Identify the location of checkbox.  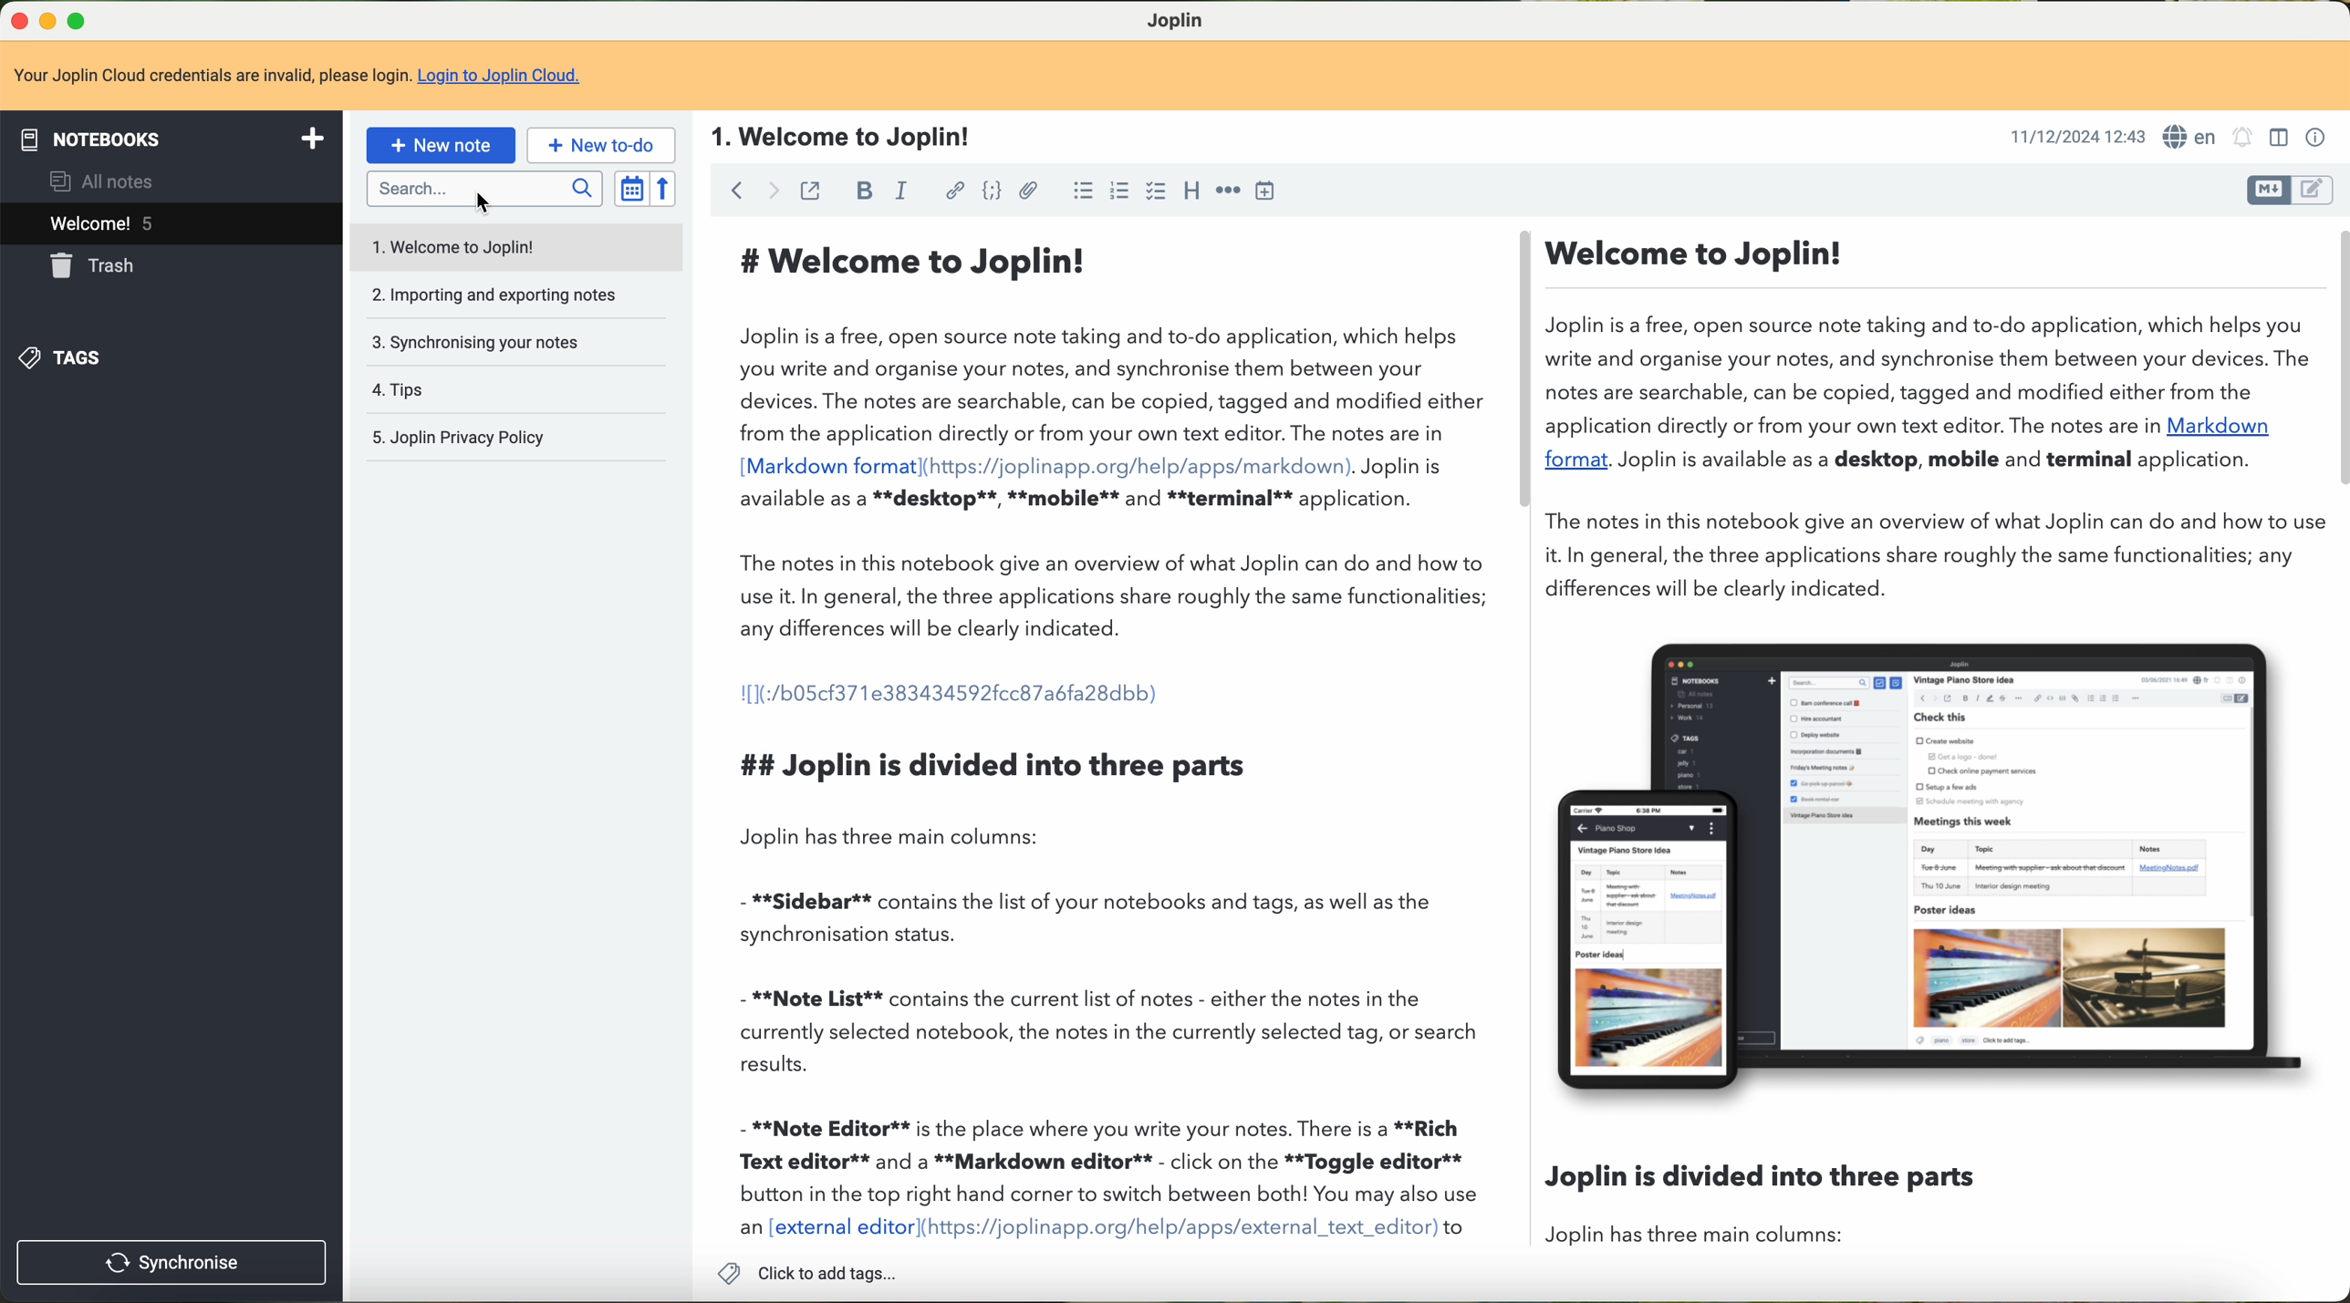
(1158, 193).